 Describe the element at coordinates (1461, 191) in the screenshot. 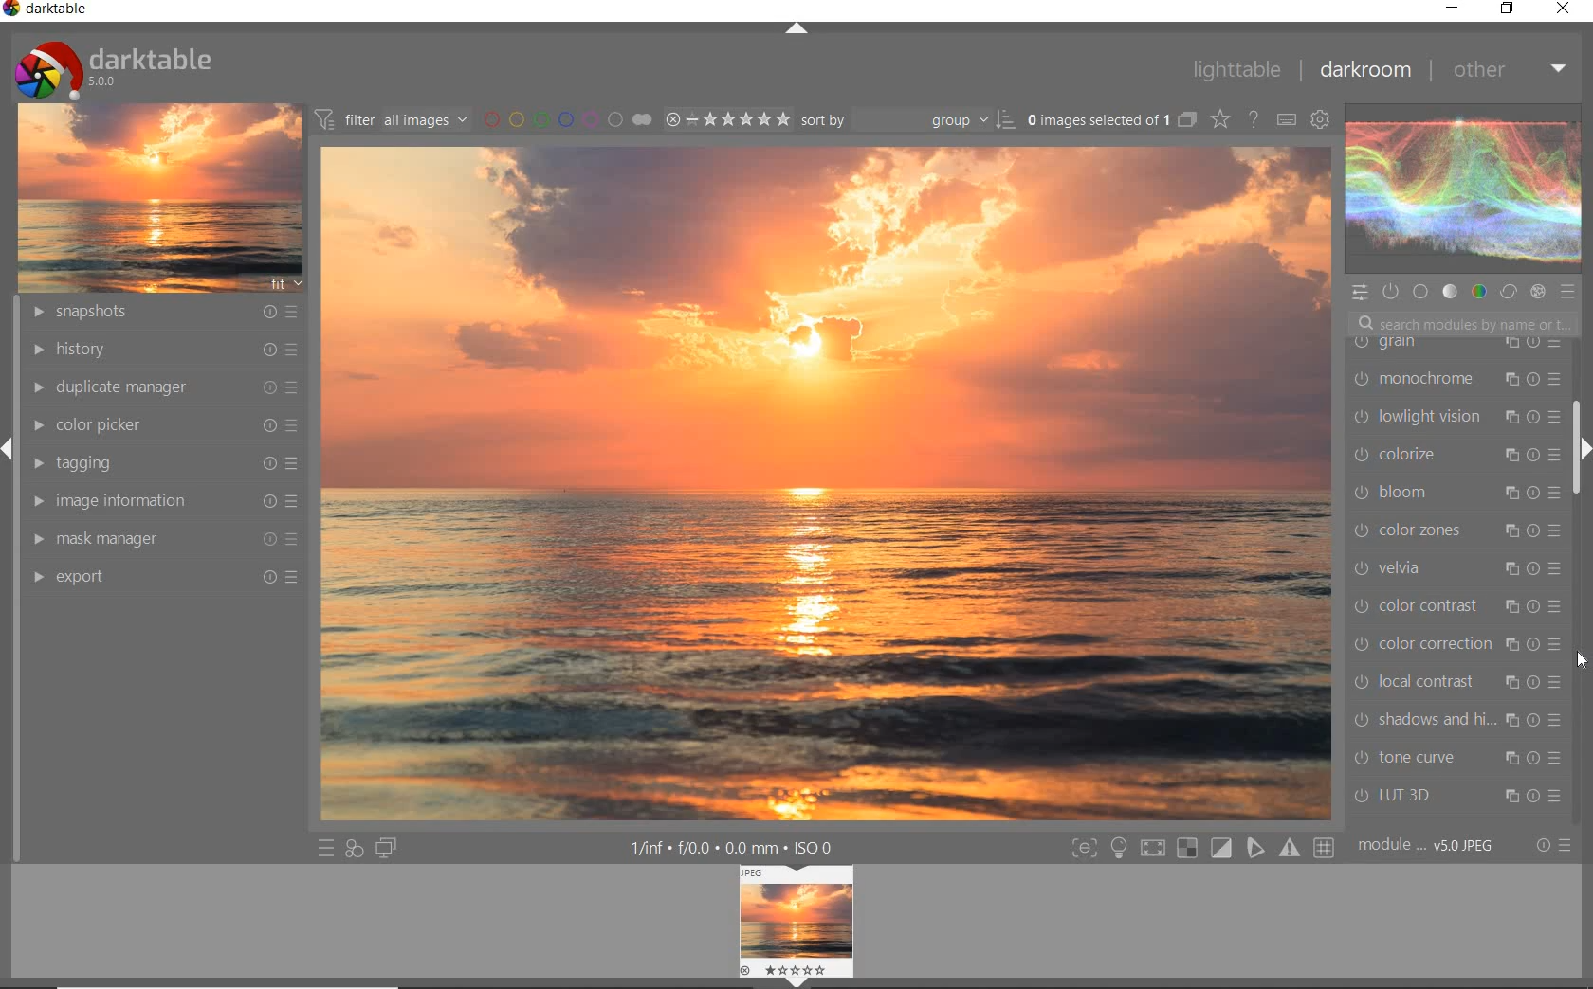

I see `WAVE FORM` at that location.